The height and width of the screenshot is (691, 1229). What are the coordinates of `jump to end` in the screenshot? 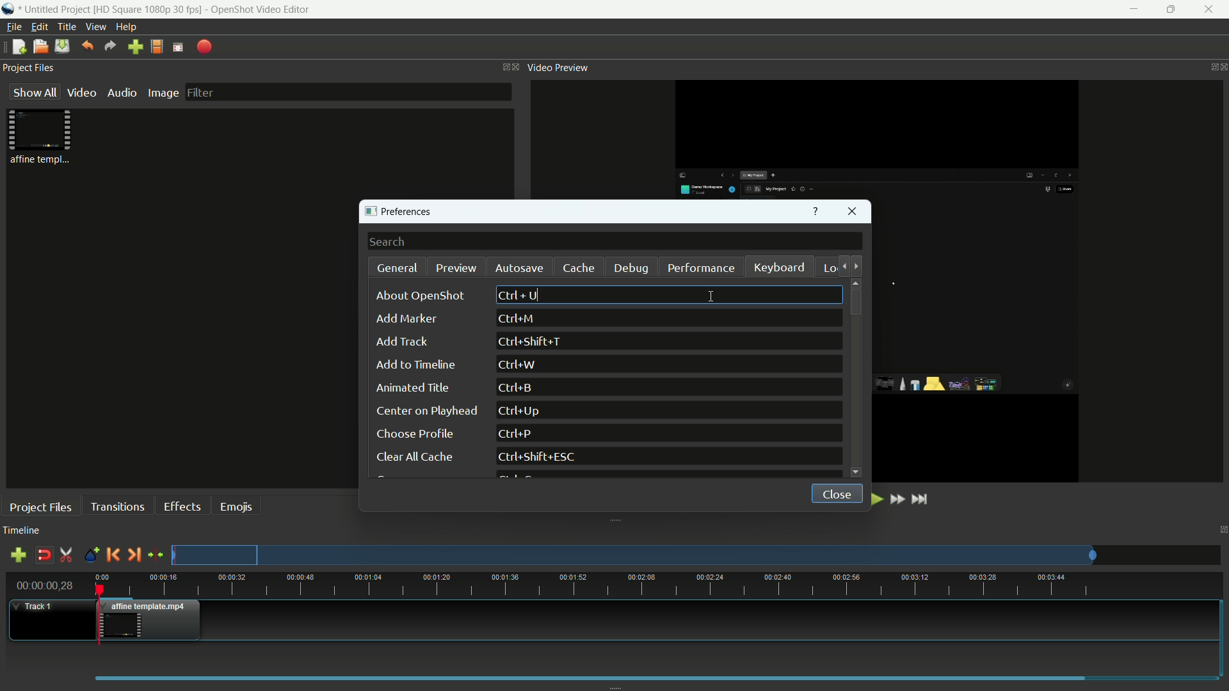 It's located at (922, 498).